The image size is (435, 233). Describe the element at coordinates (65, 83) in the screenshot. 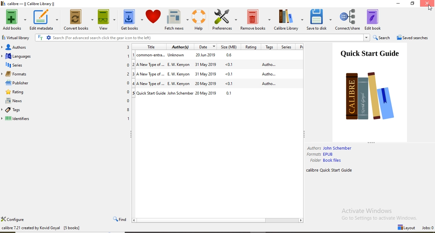

I see `Publisher` at that location.